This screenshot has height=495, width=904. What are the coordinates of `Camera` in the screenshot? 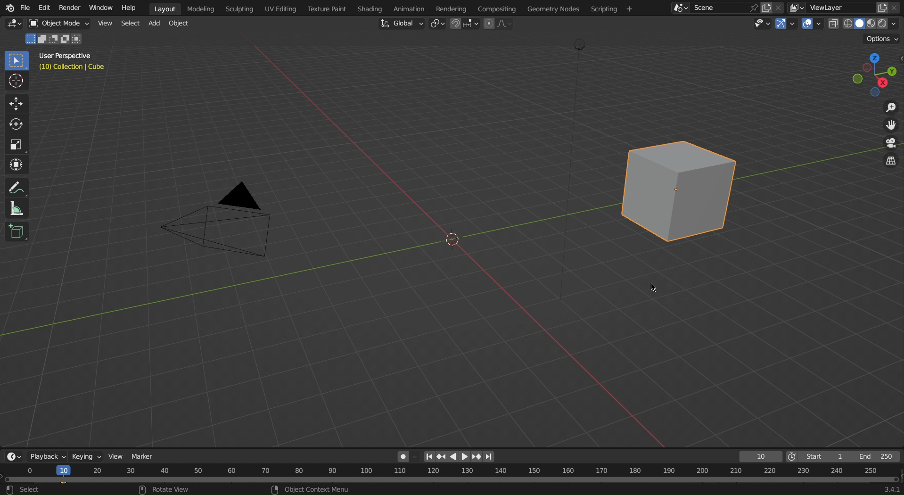 It's located at (222, 225).